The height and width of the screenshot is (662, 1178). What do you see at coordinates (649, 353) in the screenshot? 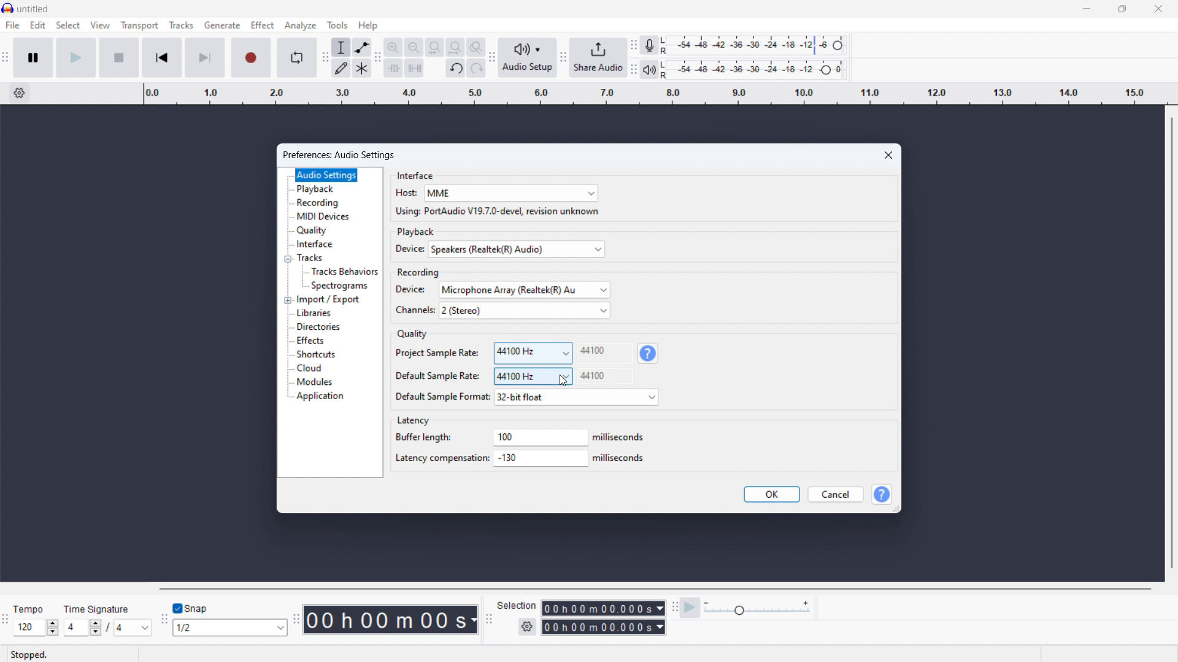
I see `help` at bounding box center [649, 353].